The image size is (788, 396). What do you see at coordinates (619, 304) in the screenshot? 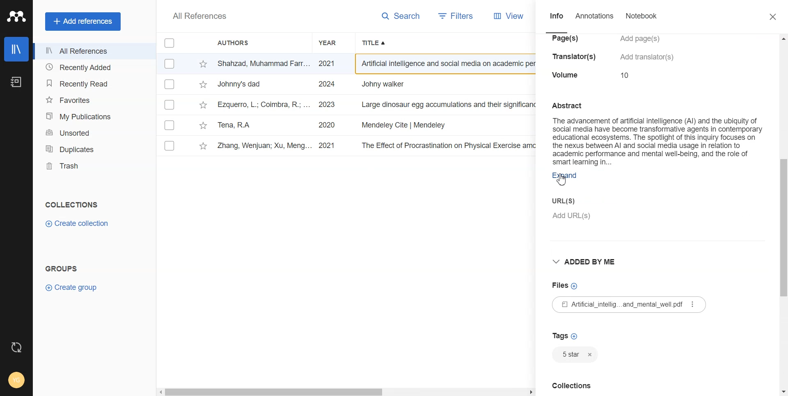
I see `File` at bounding box center [619, 304].